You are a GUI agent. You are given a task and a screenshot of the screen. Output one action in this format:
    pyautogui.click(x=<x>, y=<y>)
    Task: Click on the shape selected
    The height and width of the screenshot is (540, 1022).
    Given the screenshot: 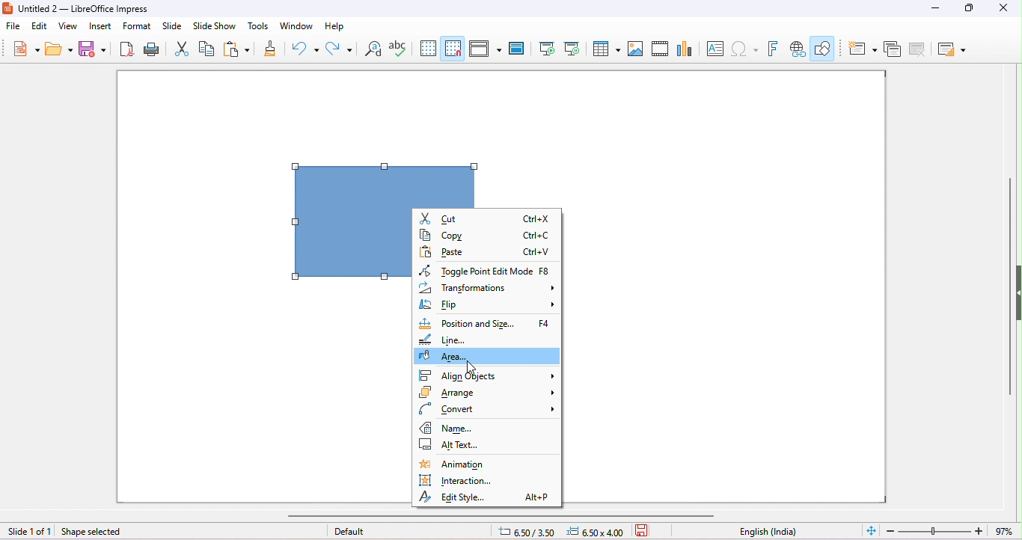 What is the action you would take?
    pyautogui.click(x=100, y=532)
    